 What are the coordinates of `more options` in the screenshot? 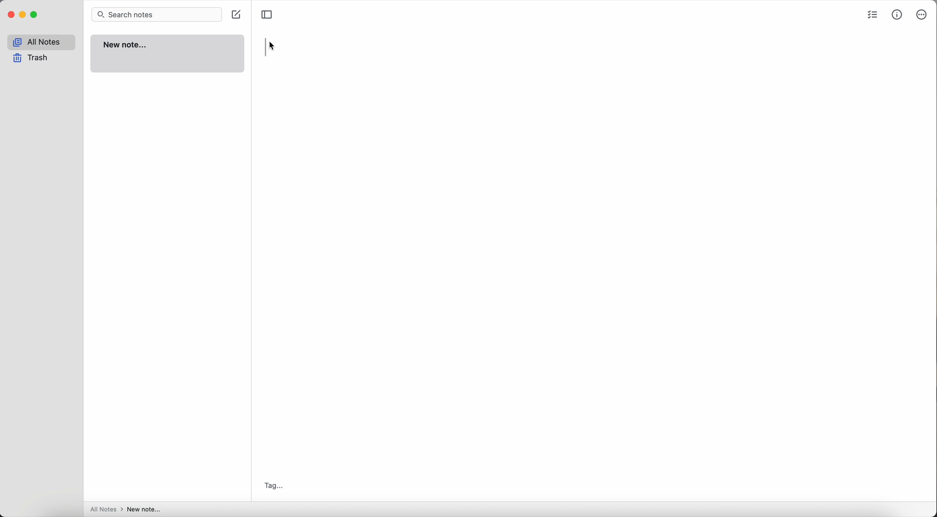 It's located at (922, 15).